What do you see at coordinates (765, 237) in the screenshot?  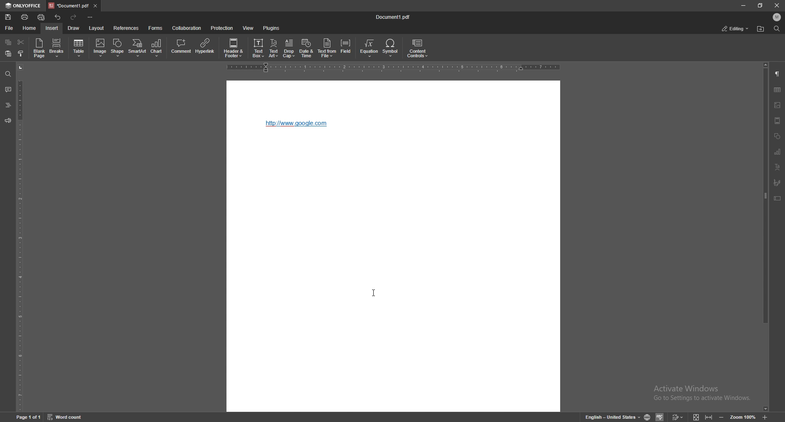 I see `scroll bar` at bounding box center [765, 237].